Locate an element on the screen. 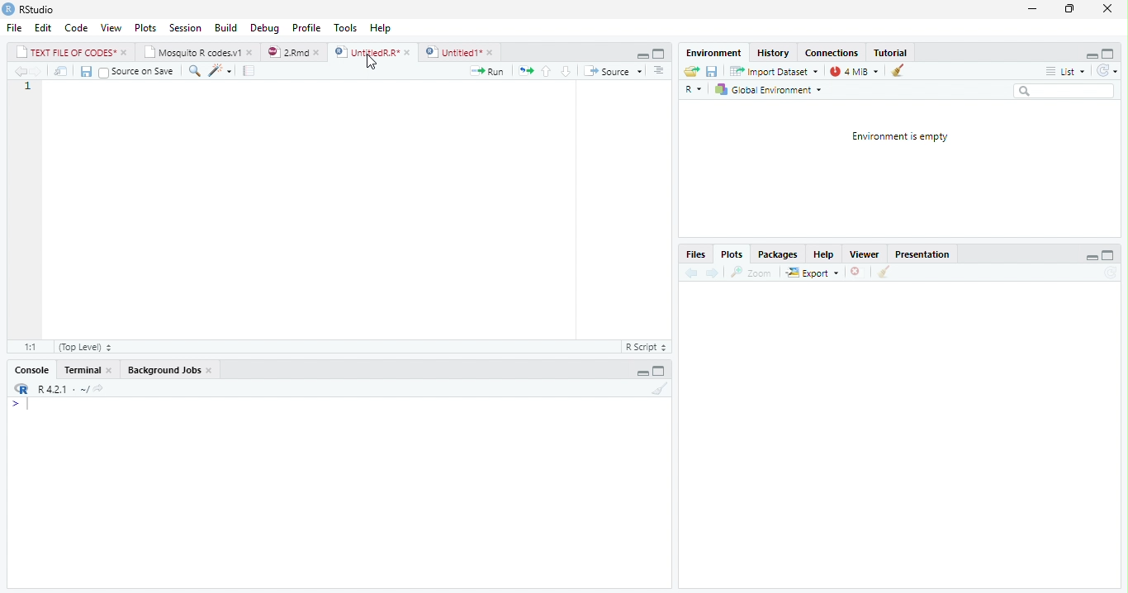 The height and width of the screenshot is (593, 1128). maximize is located at coordinates (1069, 11).